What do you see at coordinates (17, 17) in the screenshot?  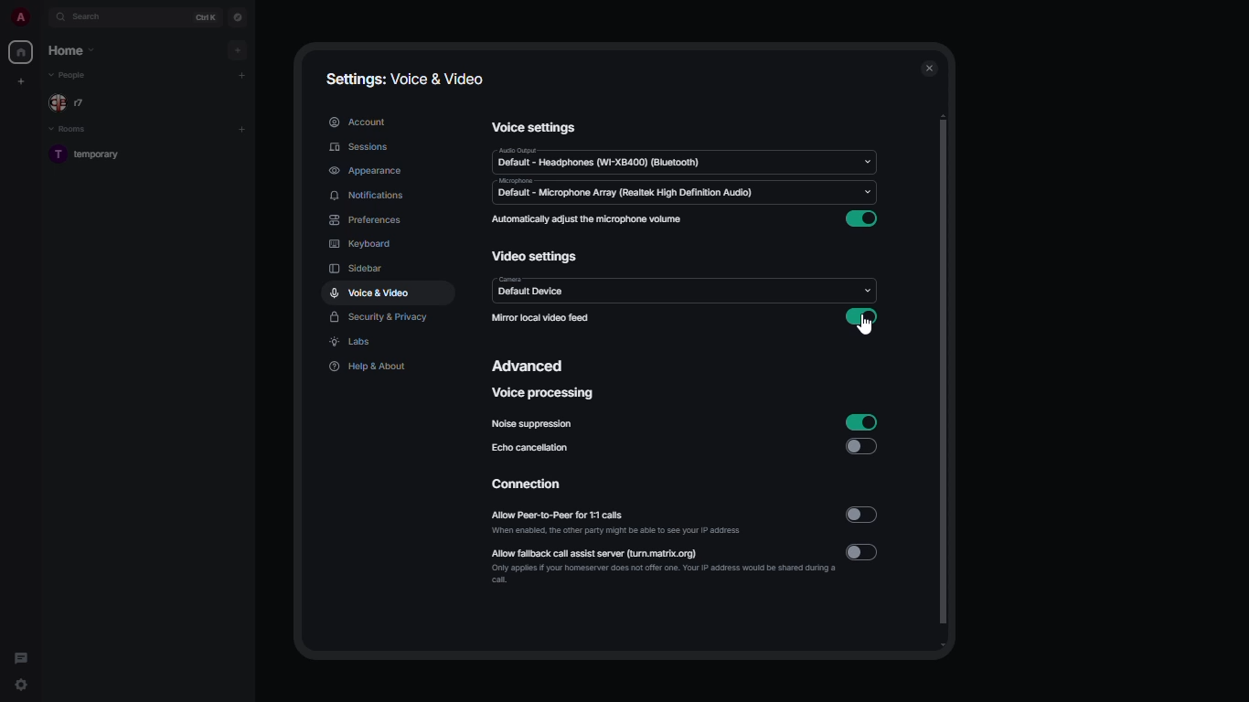 I see `profile` at bounding box center [17, 17].